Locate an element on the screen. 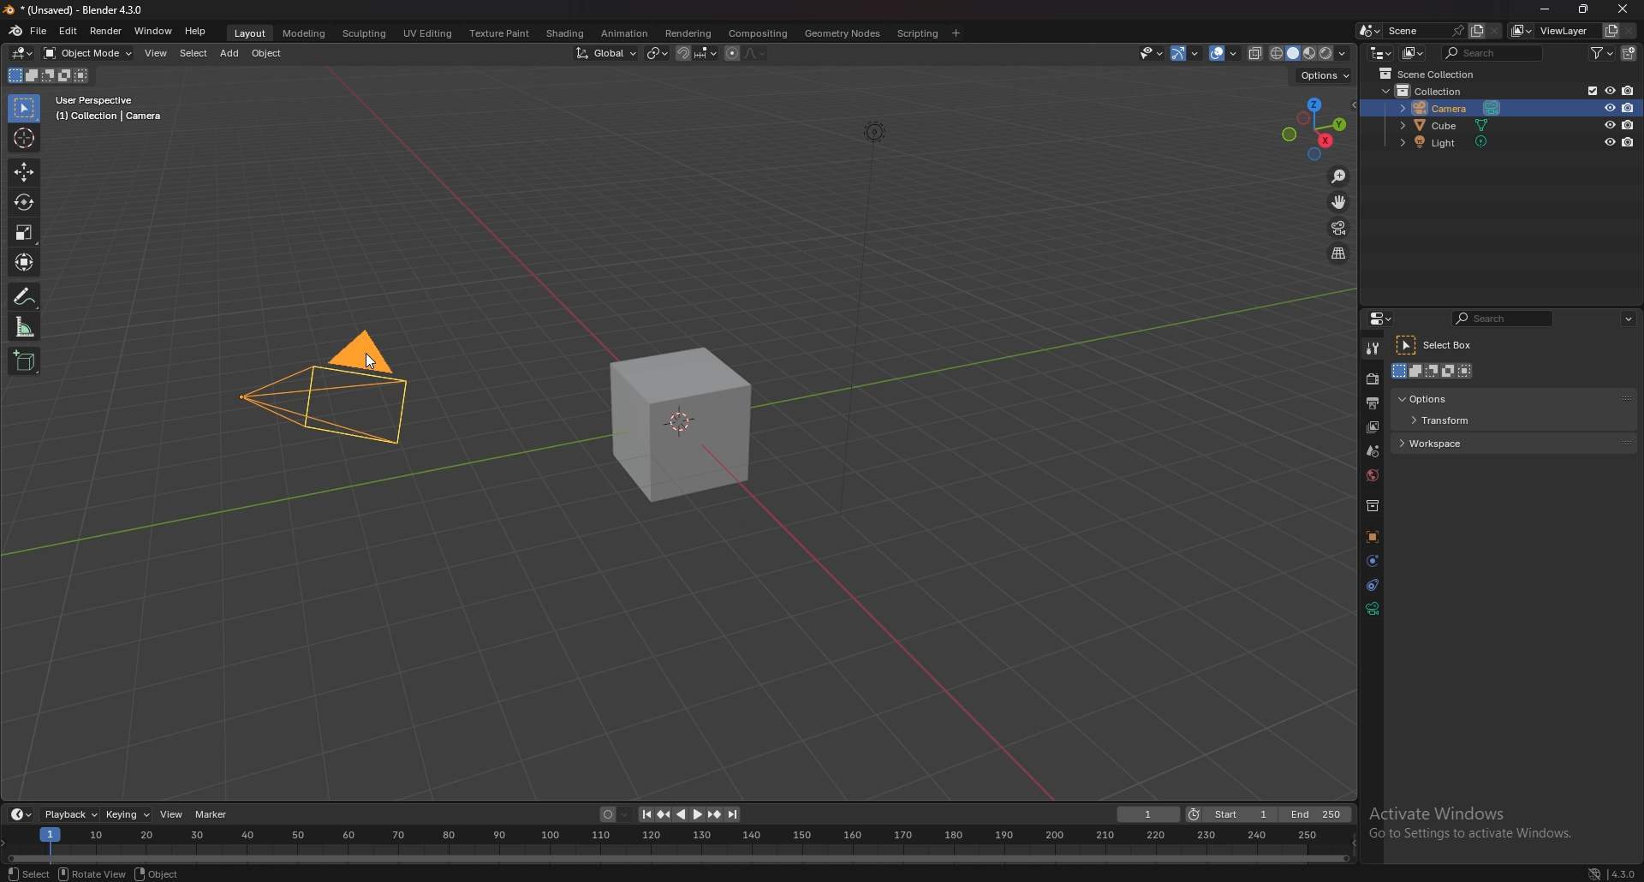 This screenshot has width=1644, height=882. disable in renders is located at coordinates (1627, 108).